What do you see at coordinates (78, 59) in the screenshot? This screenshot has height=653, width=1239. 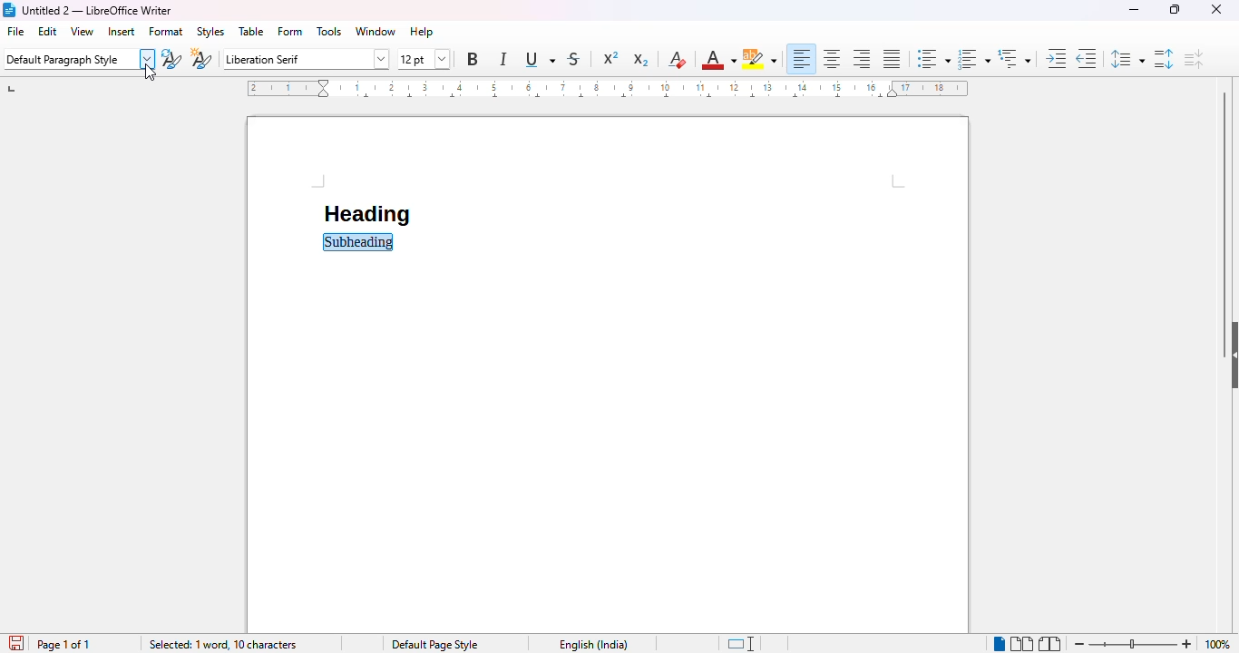 I see `set paragraph style` at bounding box center [78, 59].